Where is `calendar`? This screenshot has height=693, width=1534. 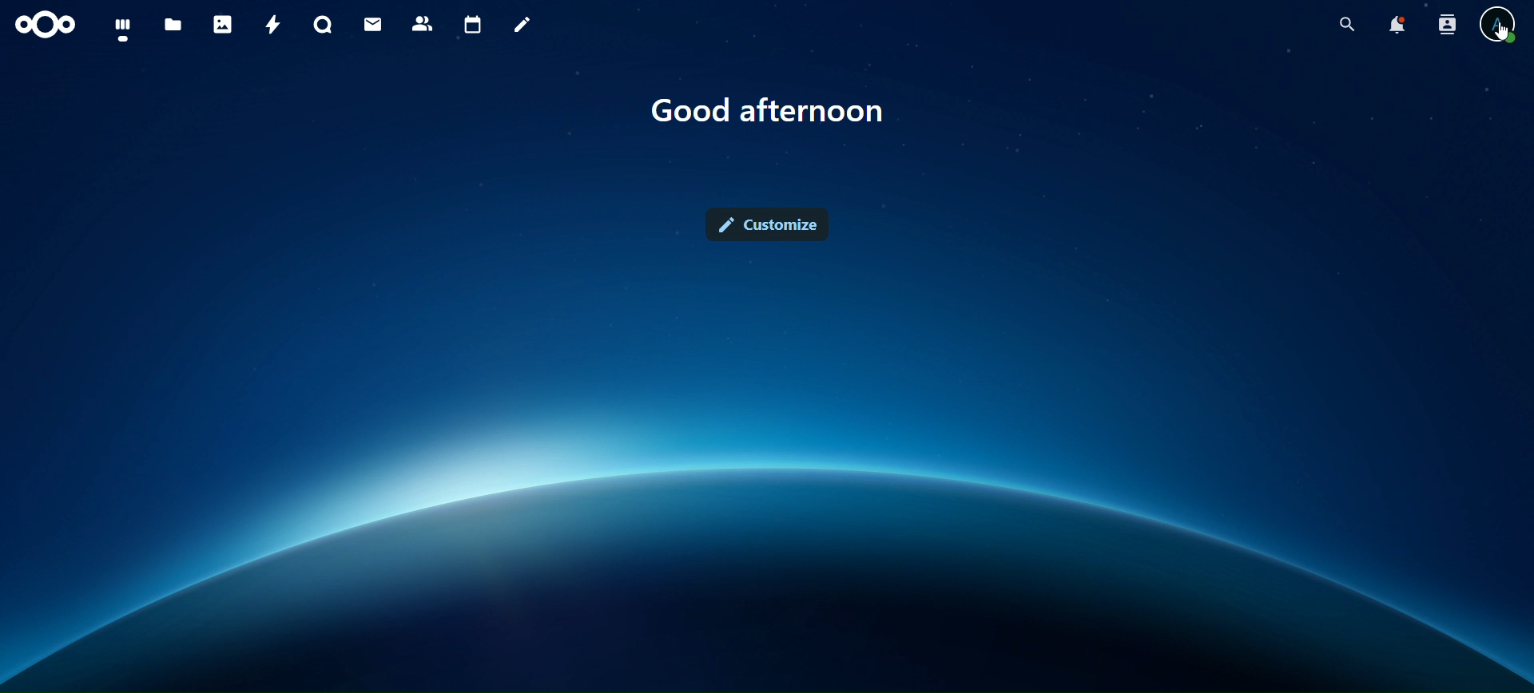
calendar is located at coordinates (473, 23).